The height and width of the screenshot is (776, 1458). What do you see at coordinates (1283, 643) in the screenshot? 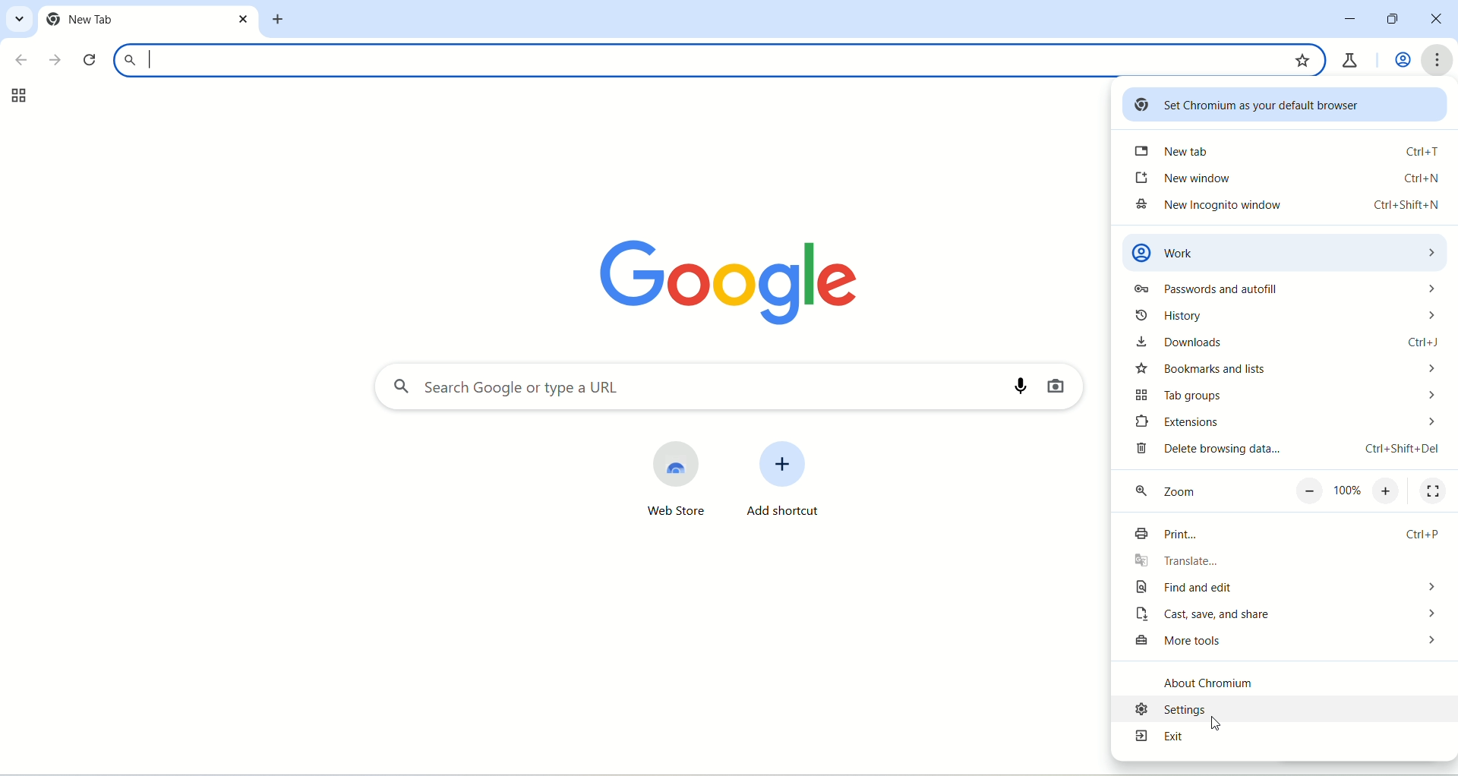
I see `more tools` at bounding box center [1283, 643].